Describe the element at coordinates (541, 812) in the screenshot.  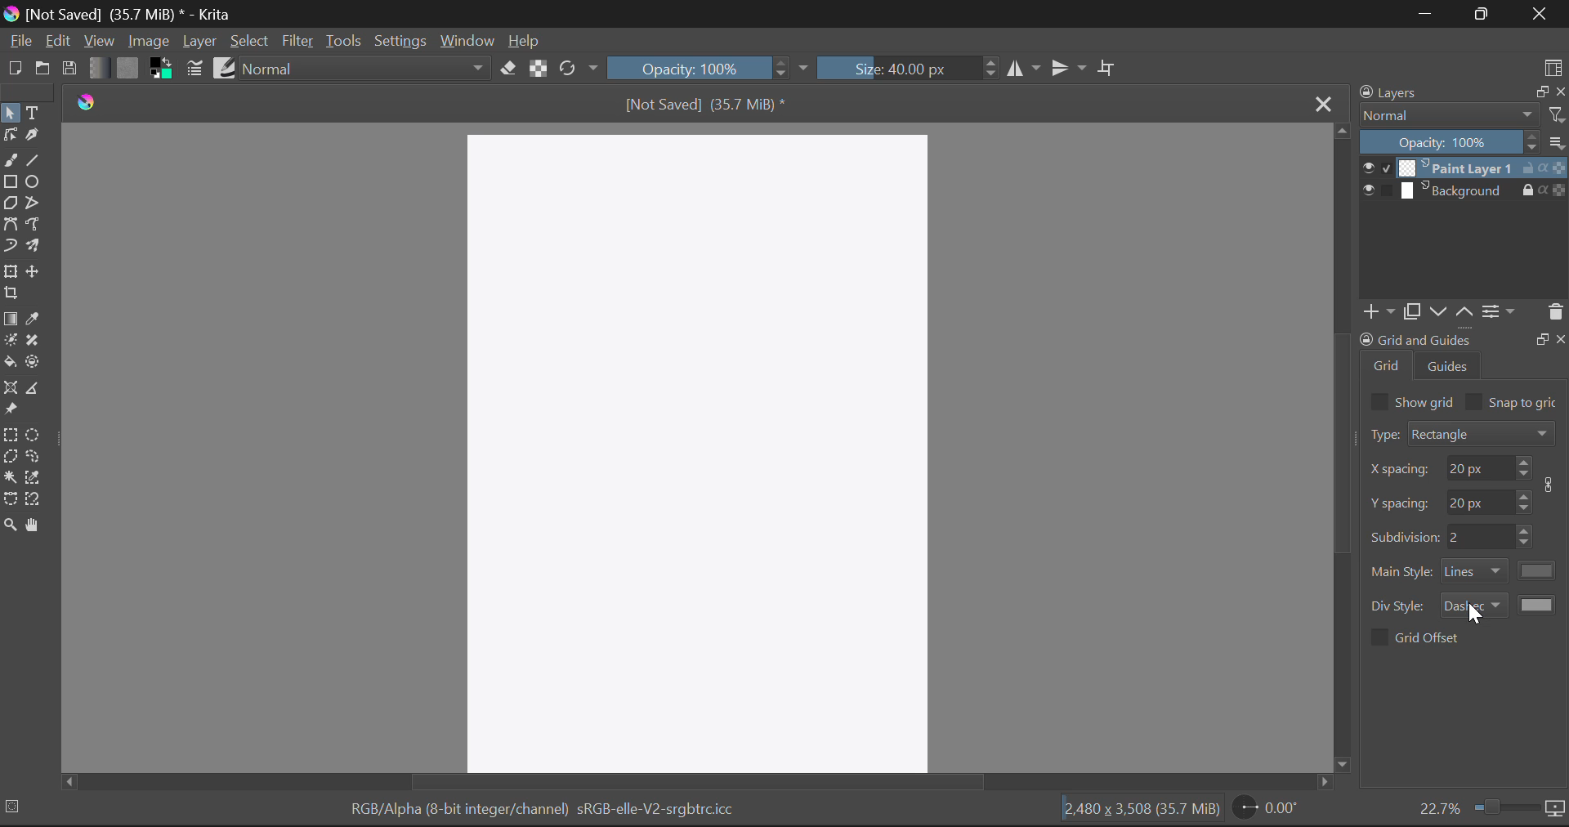
I see `Color Information` at that location.